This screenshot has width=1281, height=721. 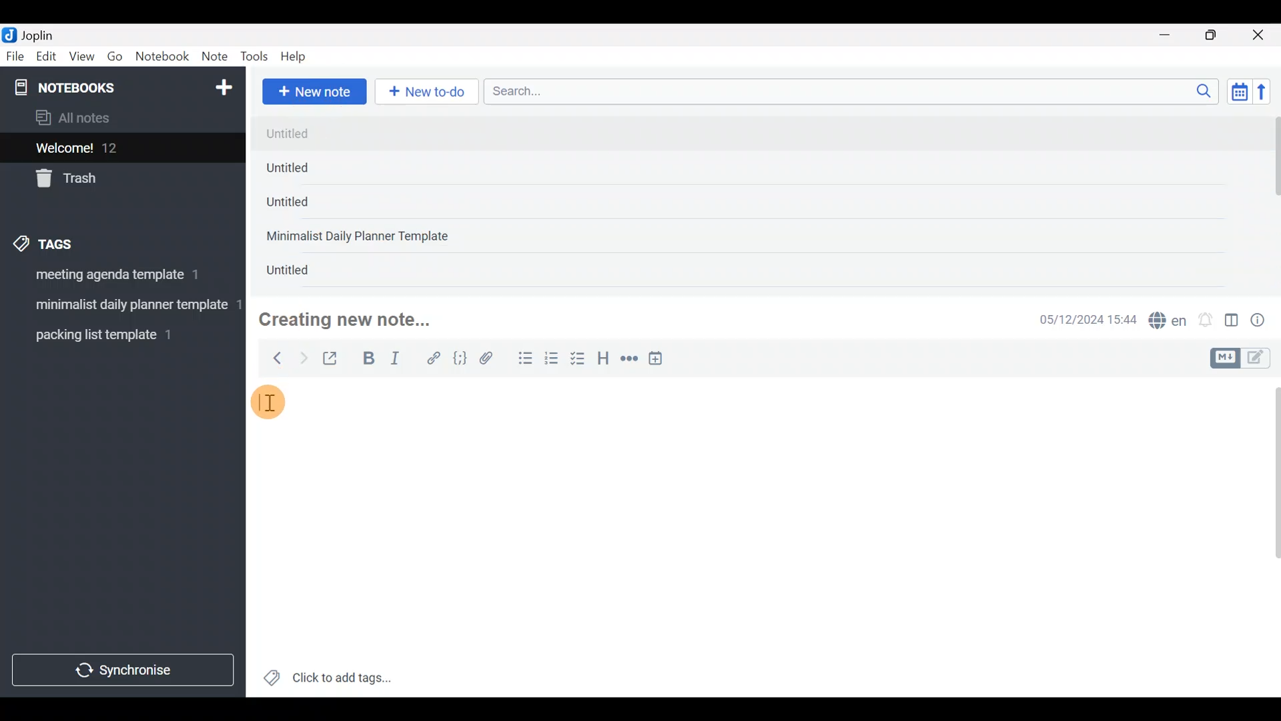 I want to click on Bold, so click(x=368, y=360).